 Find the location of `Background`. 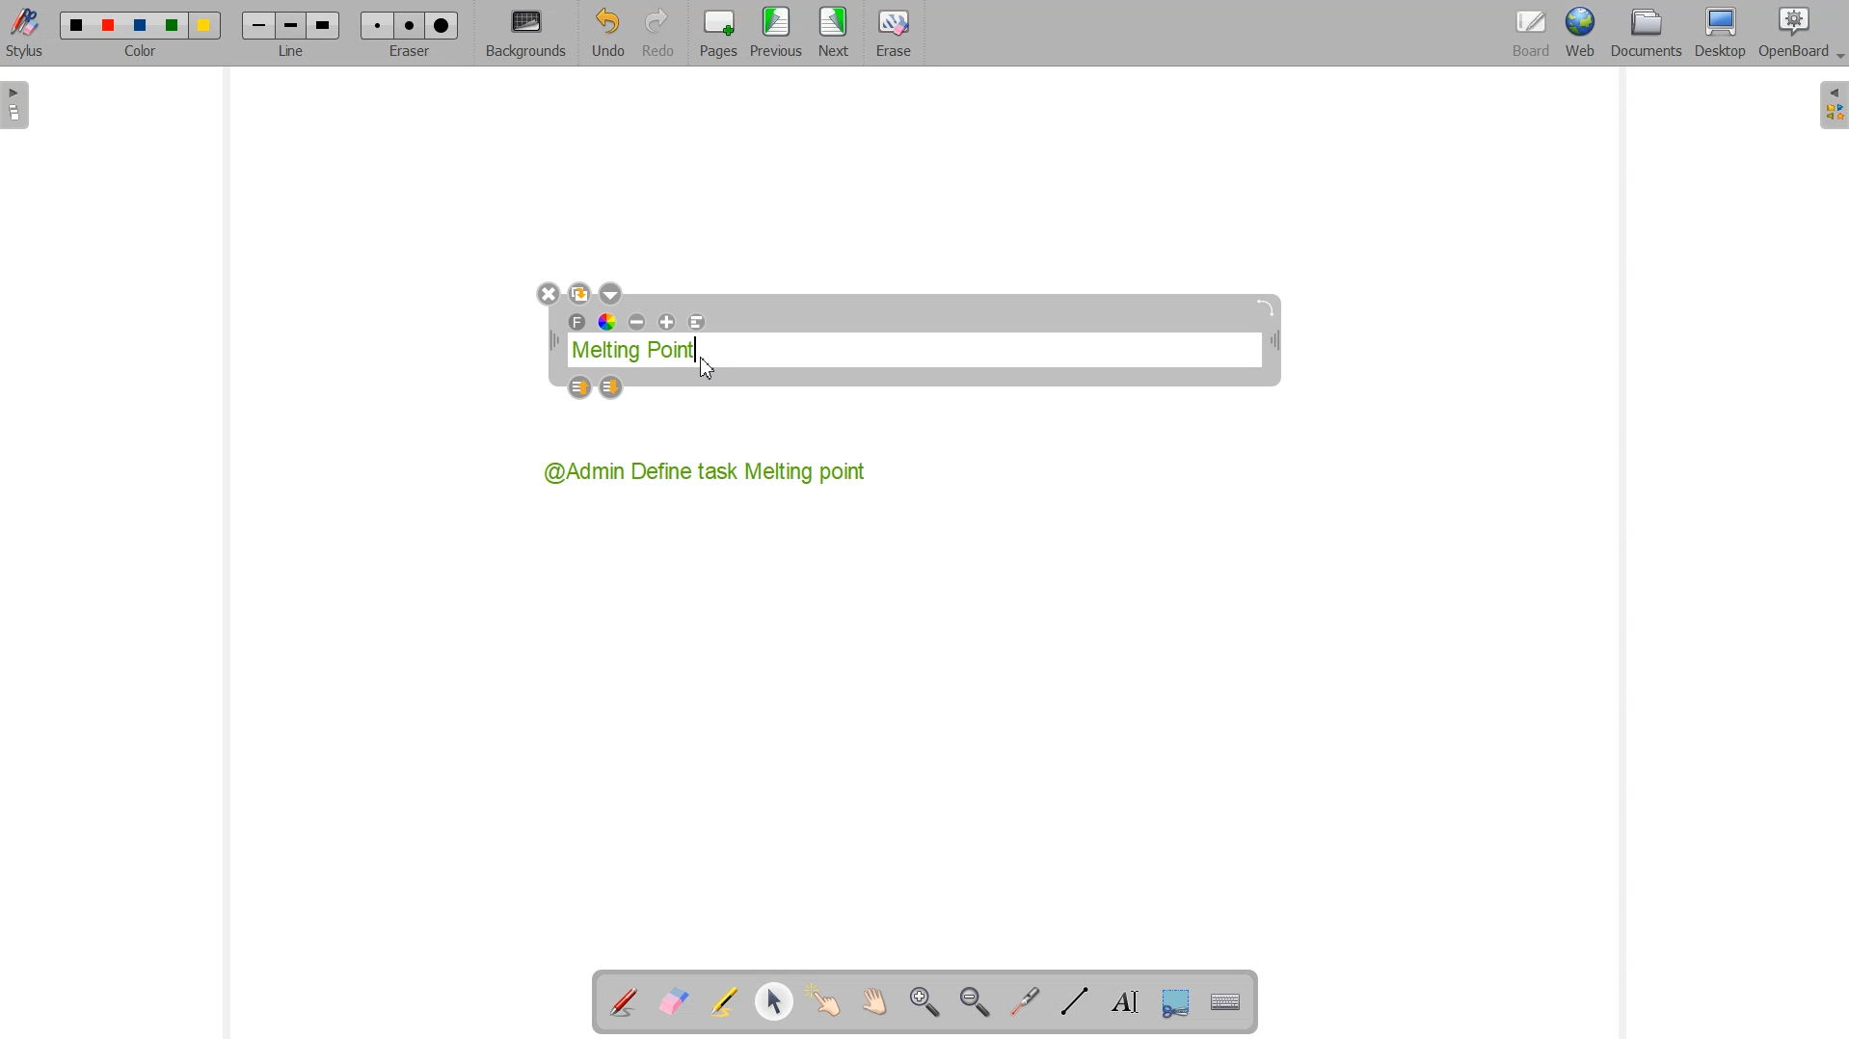

Background is located at coordinates (526, 34).